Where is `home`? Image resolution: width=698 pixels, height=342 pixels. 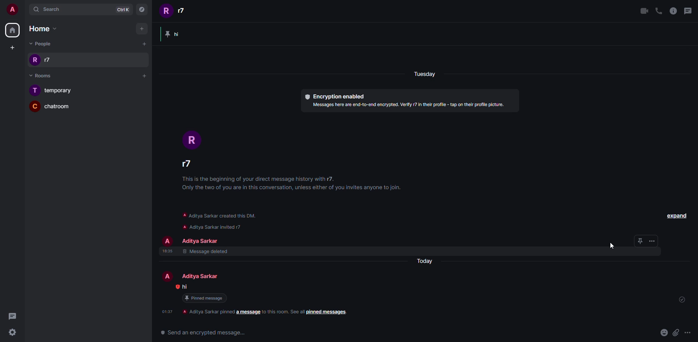 home is located at coordinates (43, 29).